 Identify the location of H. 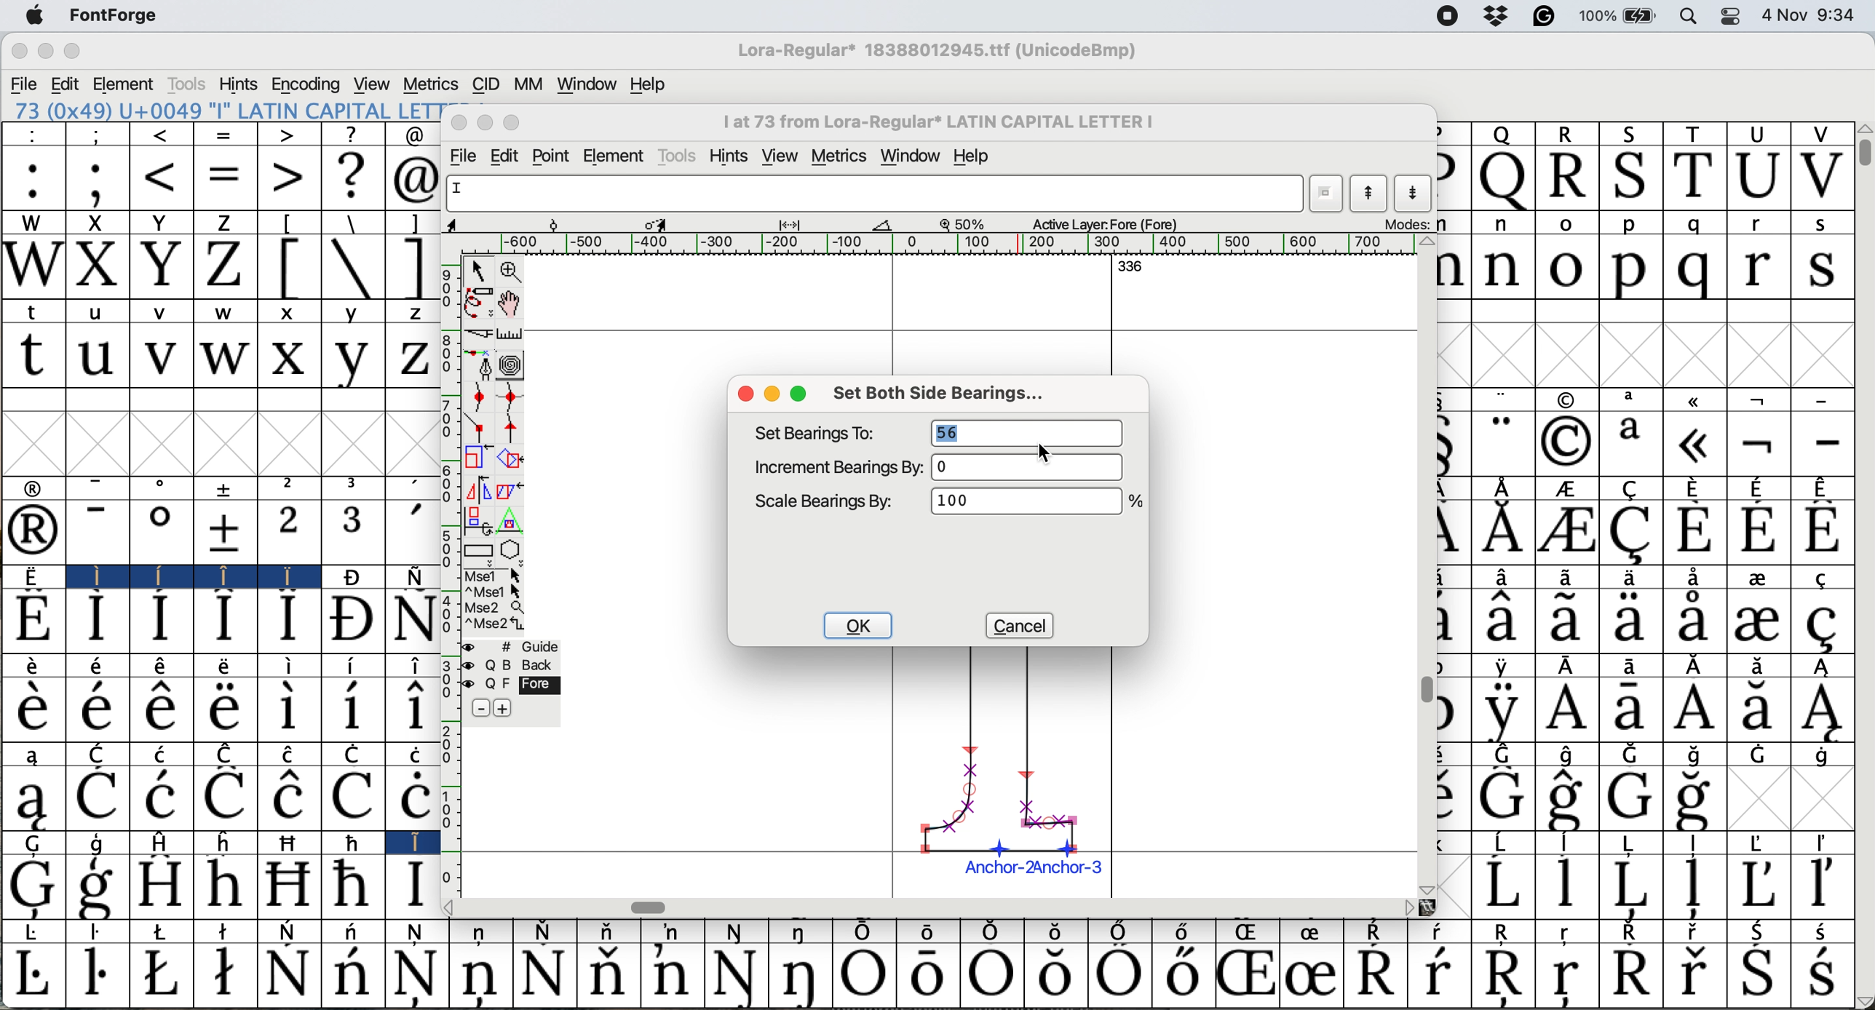
(167, 842).